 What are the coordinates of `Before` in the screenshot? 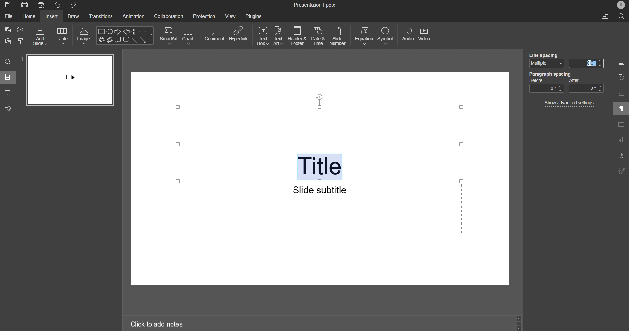 It's located at (546, 86).